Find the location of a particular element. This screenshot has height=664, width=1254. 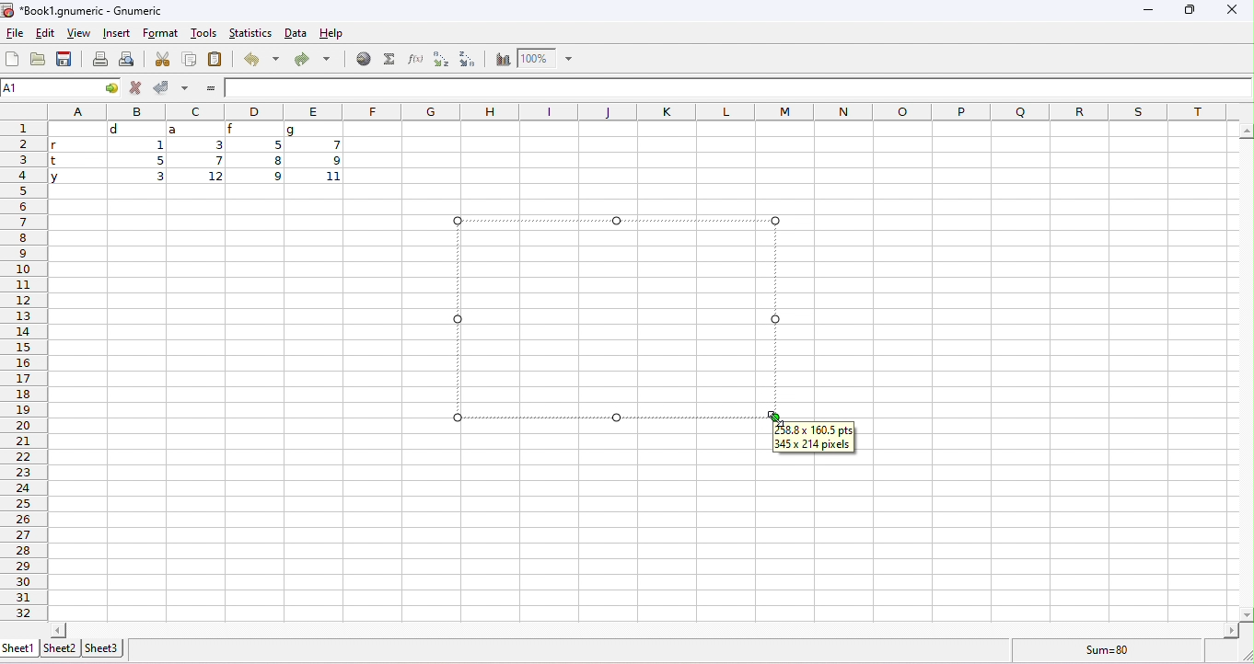

cut is located at coordinates (165, 59).